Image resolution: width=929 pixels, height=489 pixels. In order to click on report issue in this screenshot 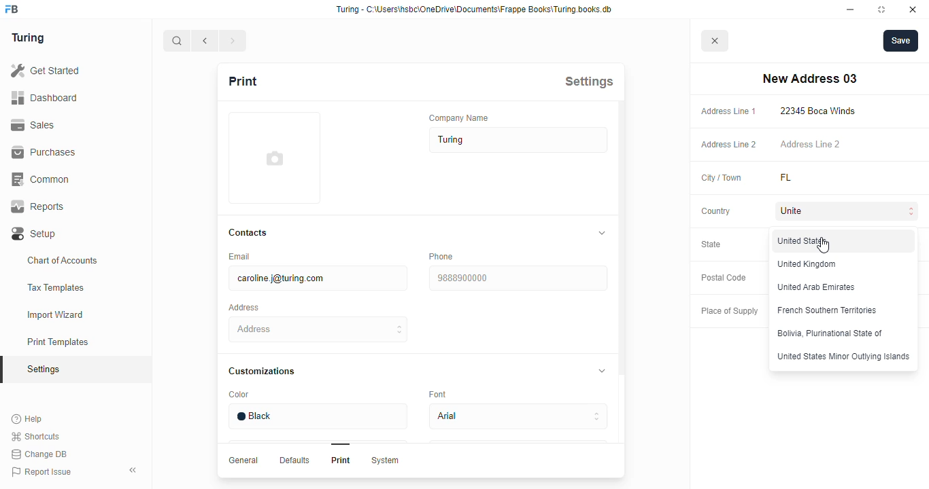, I will do `click(41, 472)`.